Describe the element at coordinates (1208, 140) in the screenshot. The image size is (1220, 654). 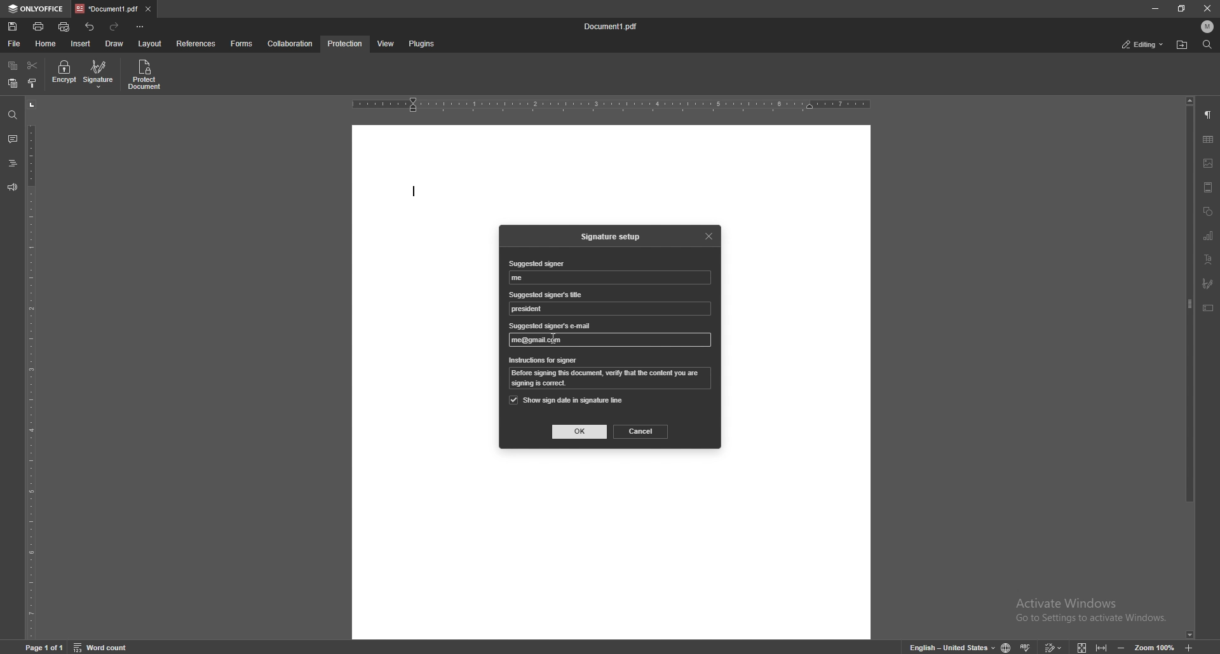
I see `table` at that location.